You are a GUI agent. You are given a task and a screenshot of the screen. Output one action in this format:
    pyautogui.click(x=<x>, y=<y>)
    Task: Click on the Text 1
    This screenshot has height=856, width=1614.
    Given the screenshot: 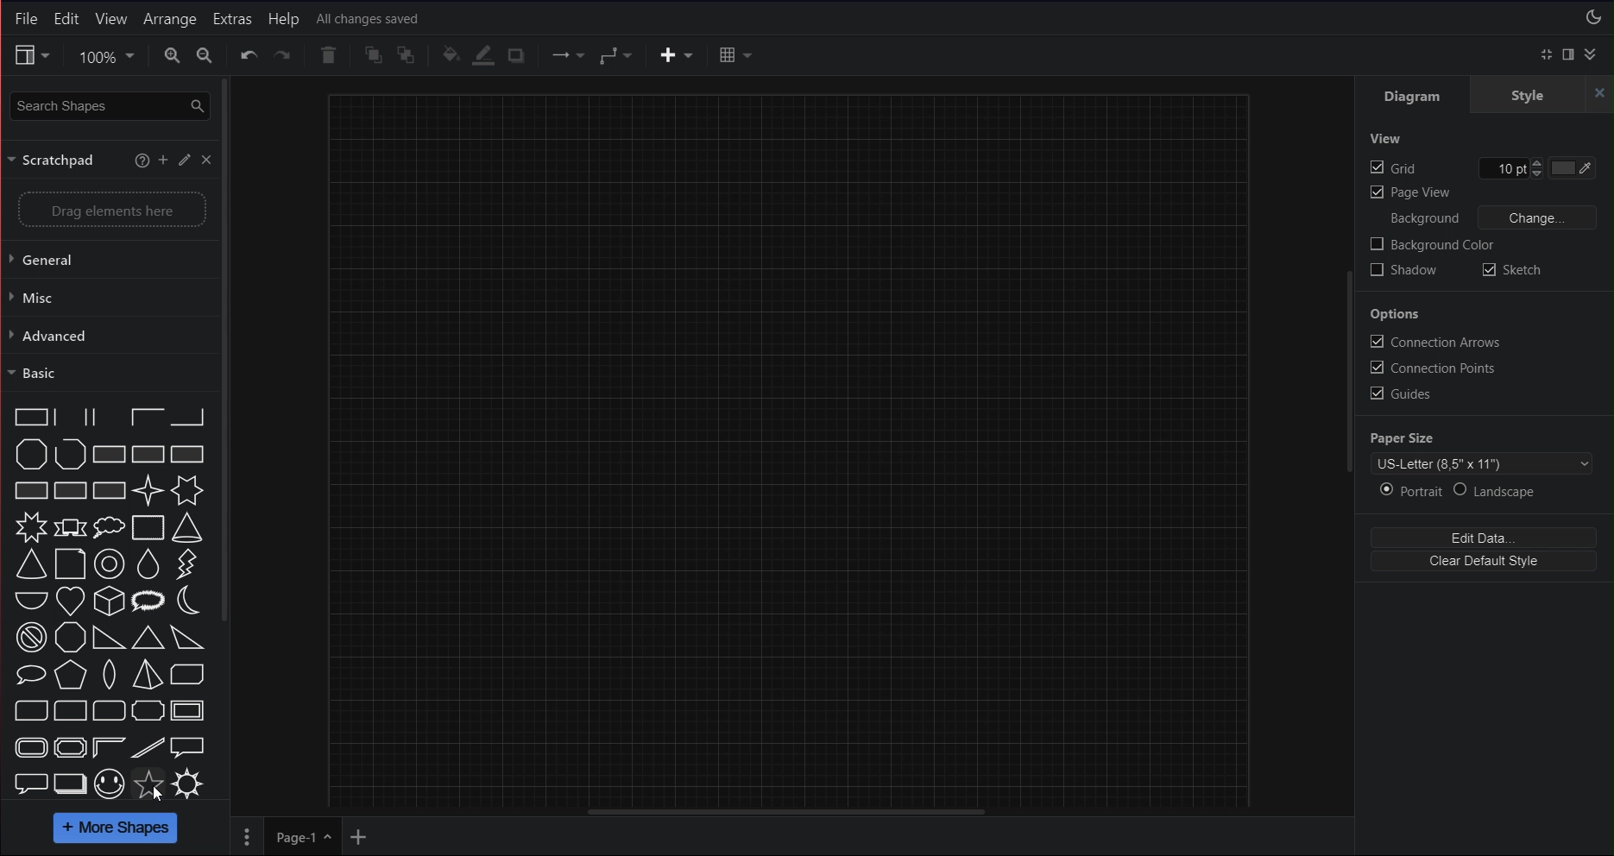 What is the action you would take?
    pyautogui.click(x=371, y=19)
    